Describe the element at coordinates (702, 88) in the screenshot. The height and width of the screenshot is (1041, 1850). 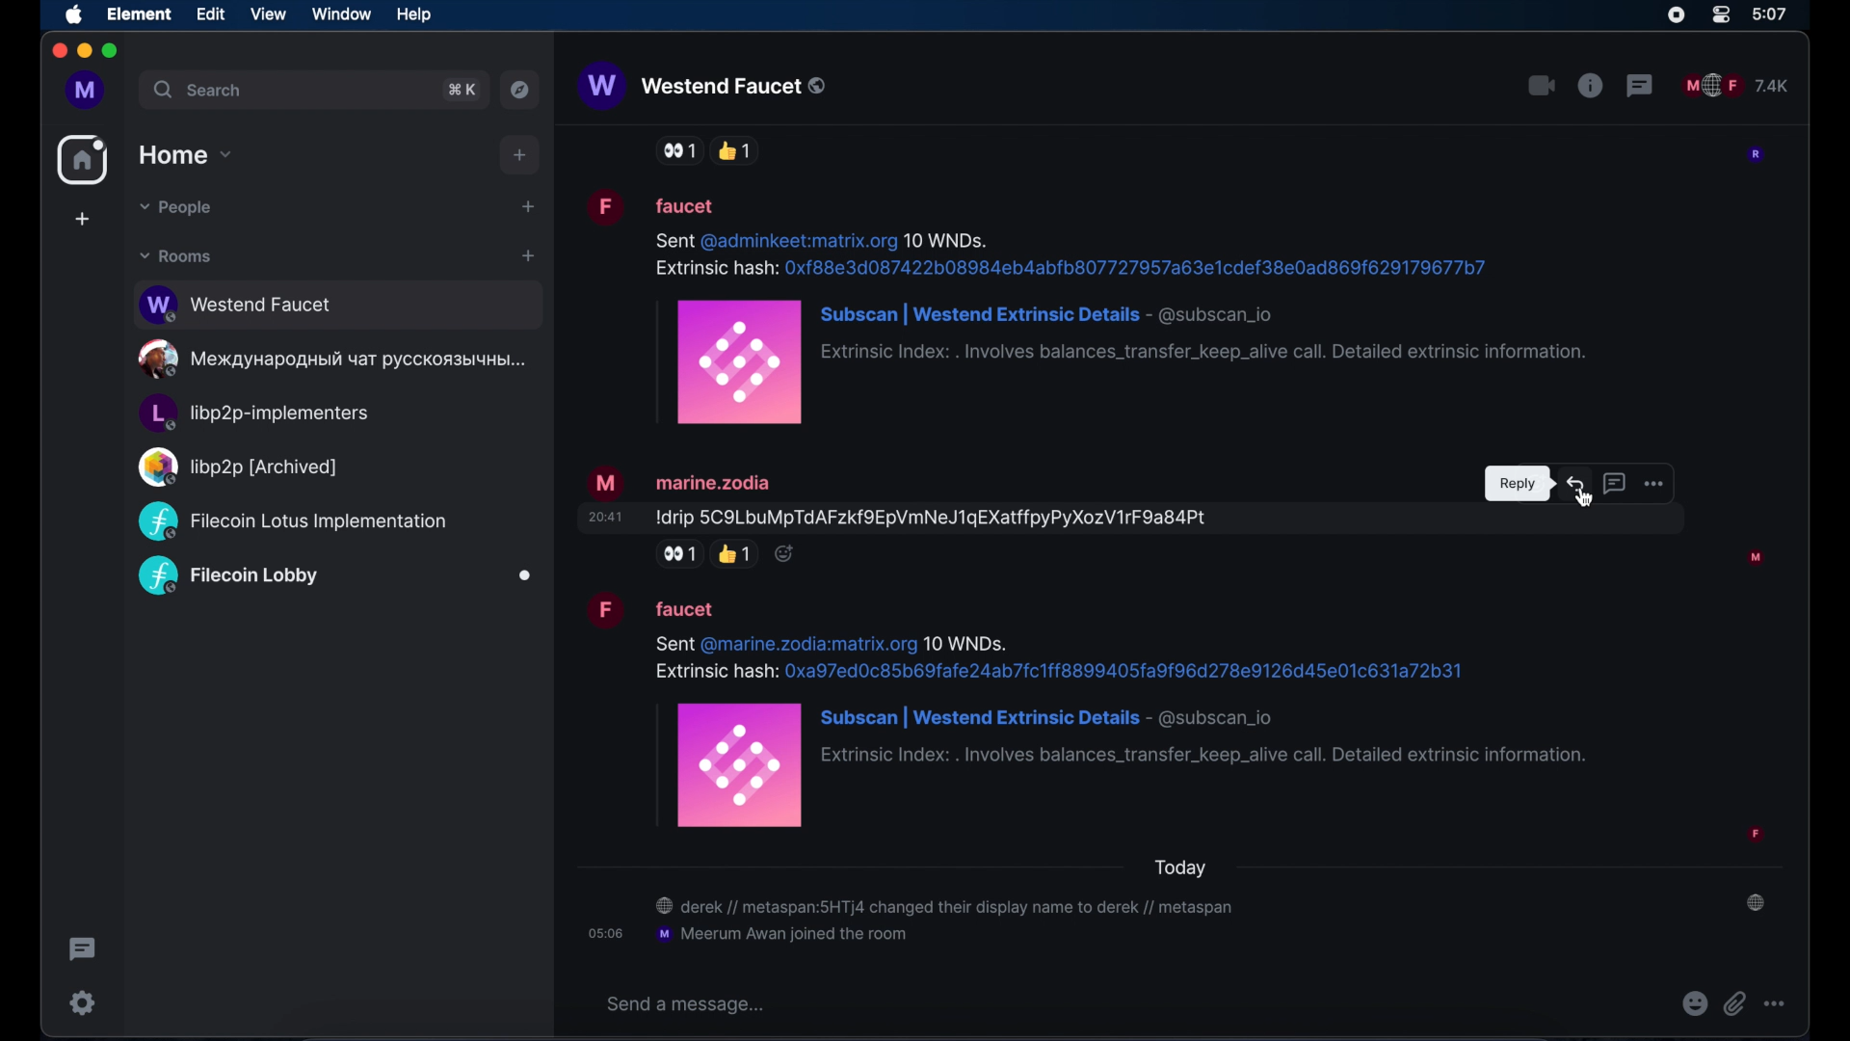
I see `westend faucet public room name` at that location.